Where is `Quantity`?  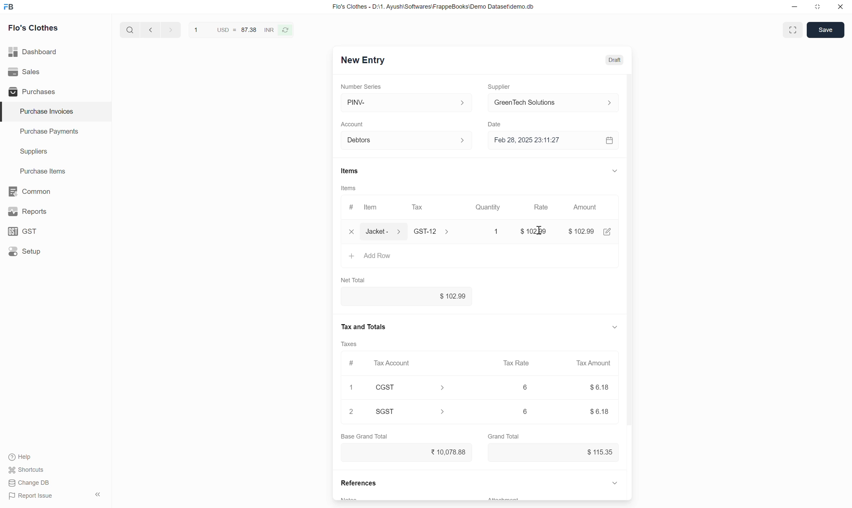 Quantity is located at coordinates (488, 206).